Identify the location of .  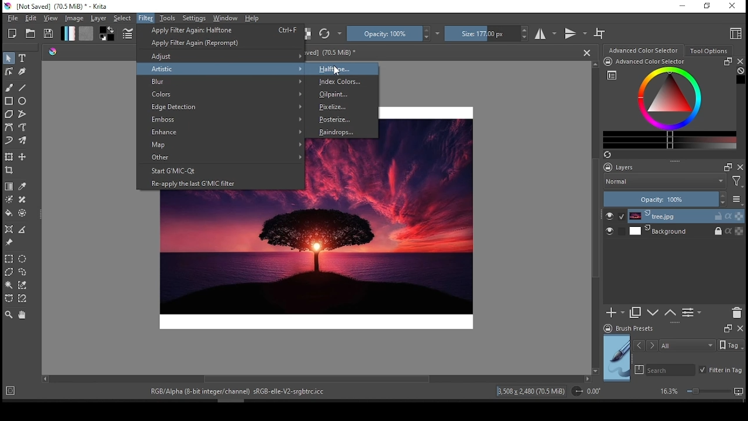
(602, 34).